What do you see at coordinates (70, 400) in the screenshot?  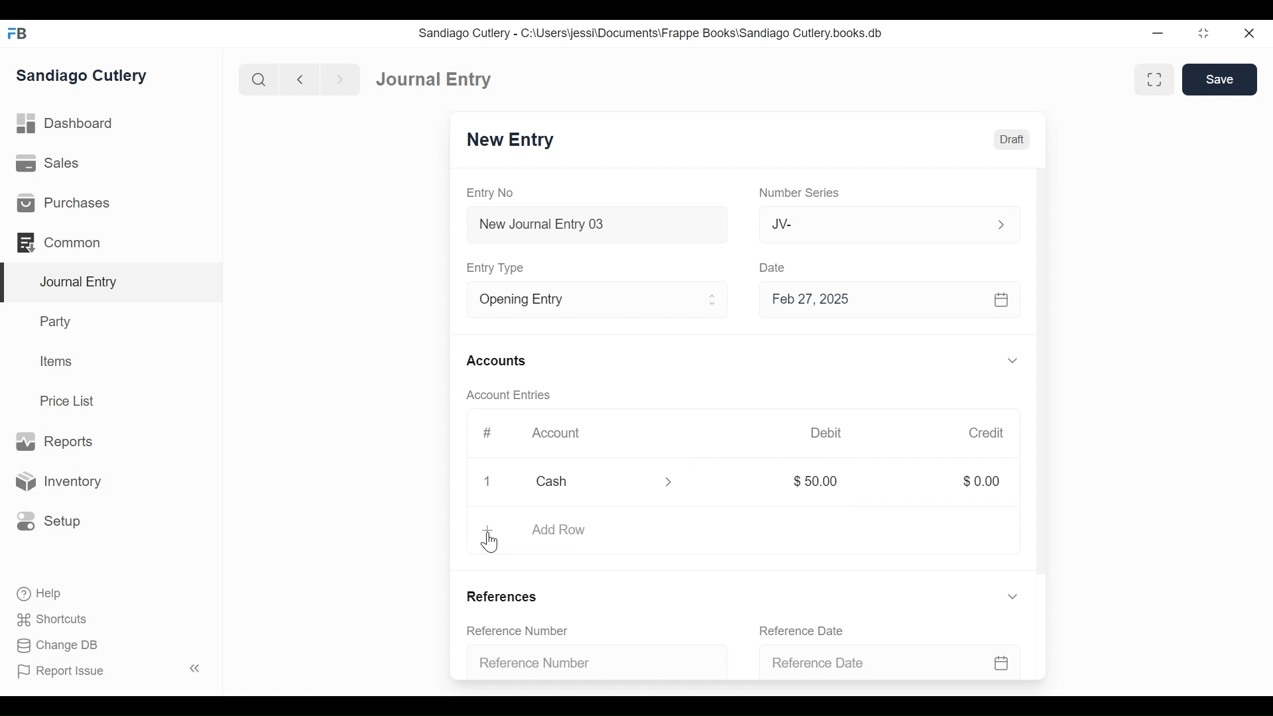 I see `Price List` at bounding box center [70, 400].